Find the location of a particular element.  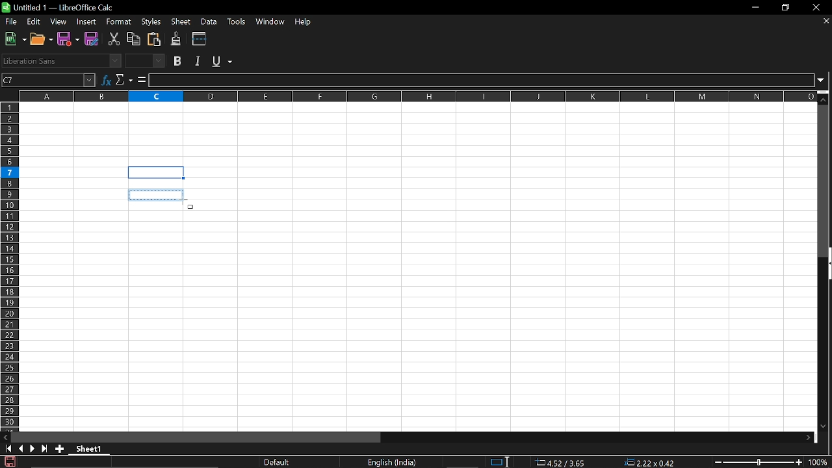

Name box is located at coordinates (49, 79).